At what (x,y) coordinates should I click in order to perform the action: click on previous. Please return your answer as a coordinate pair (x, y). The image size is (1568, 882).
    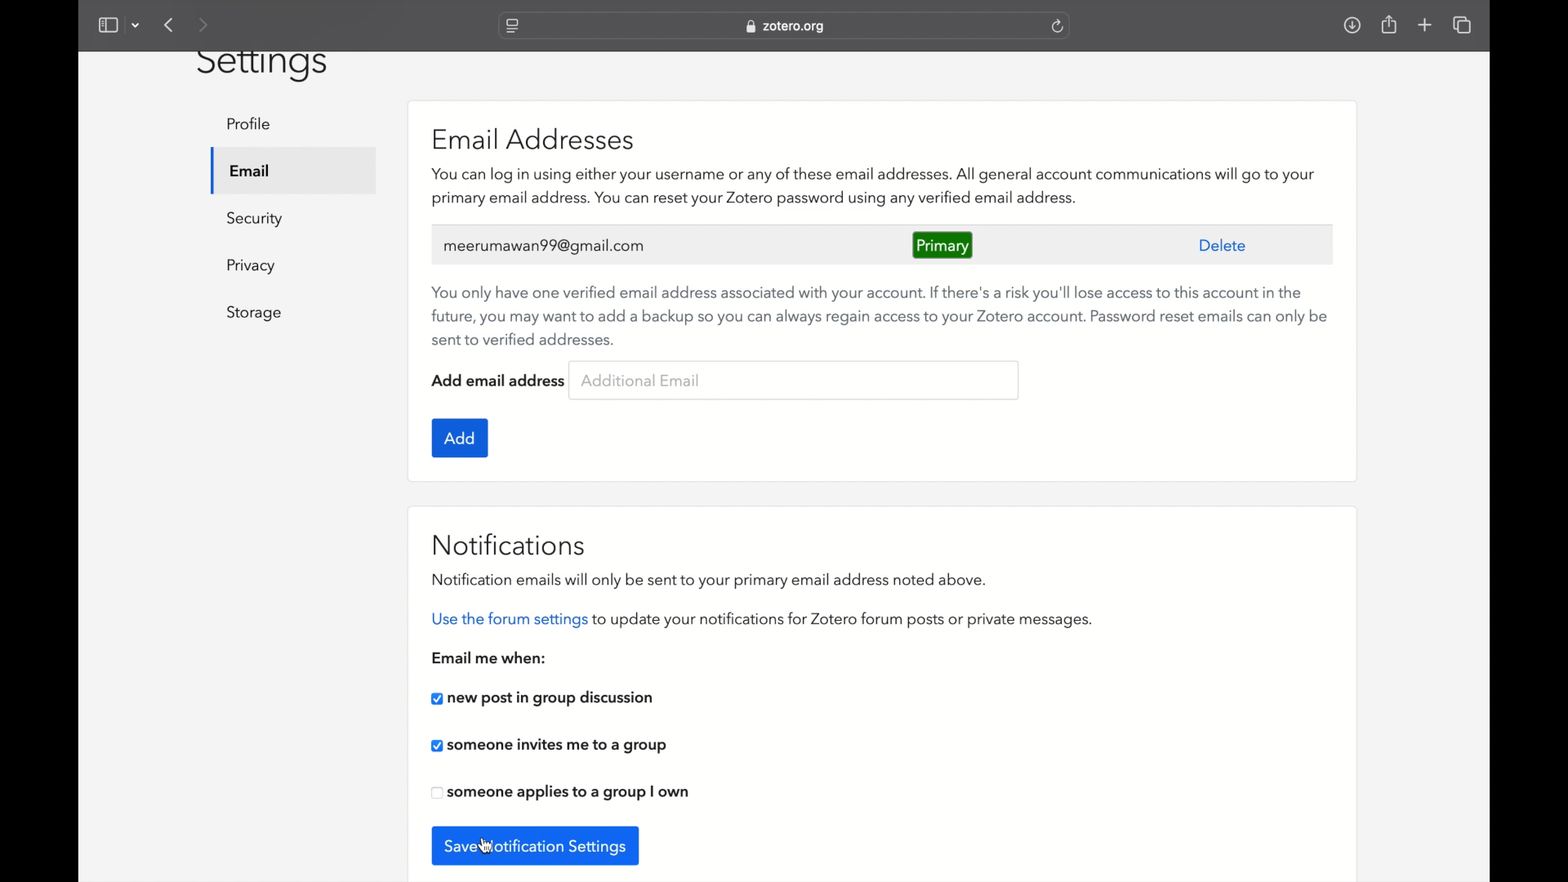
    Looking at the image, I should click on (170, 24).